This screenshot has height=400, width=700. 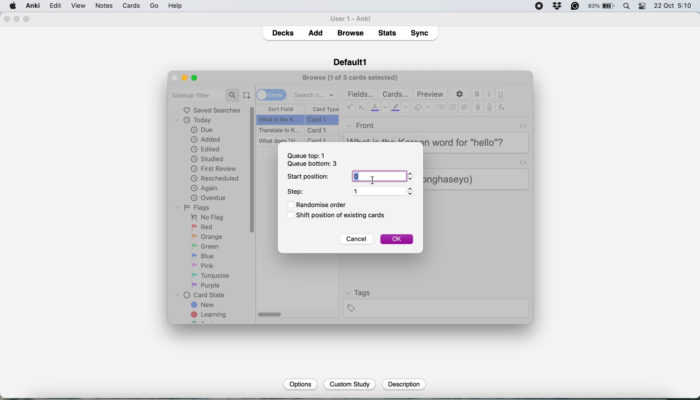 What do you see at coordinates (340, 216) in the screenshot?
I see `shift position of existing cards` at bounding box center [340, 216].